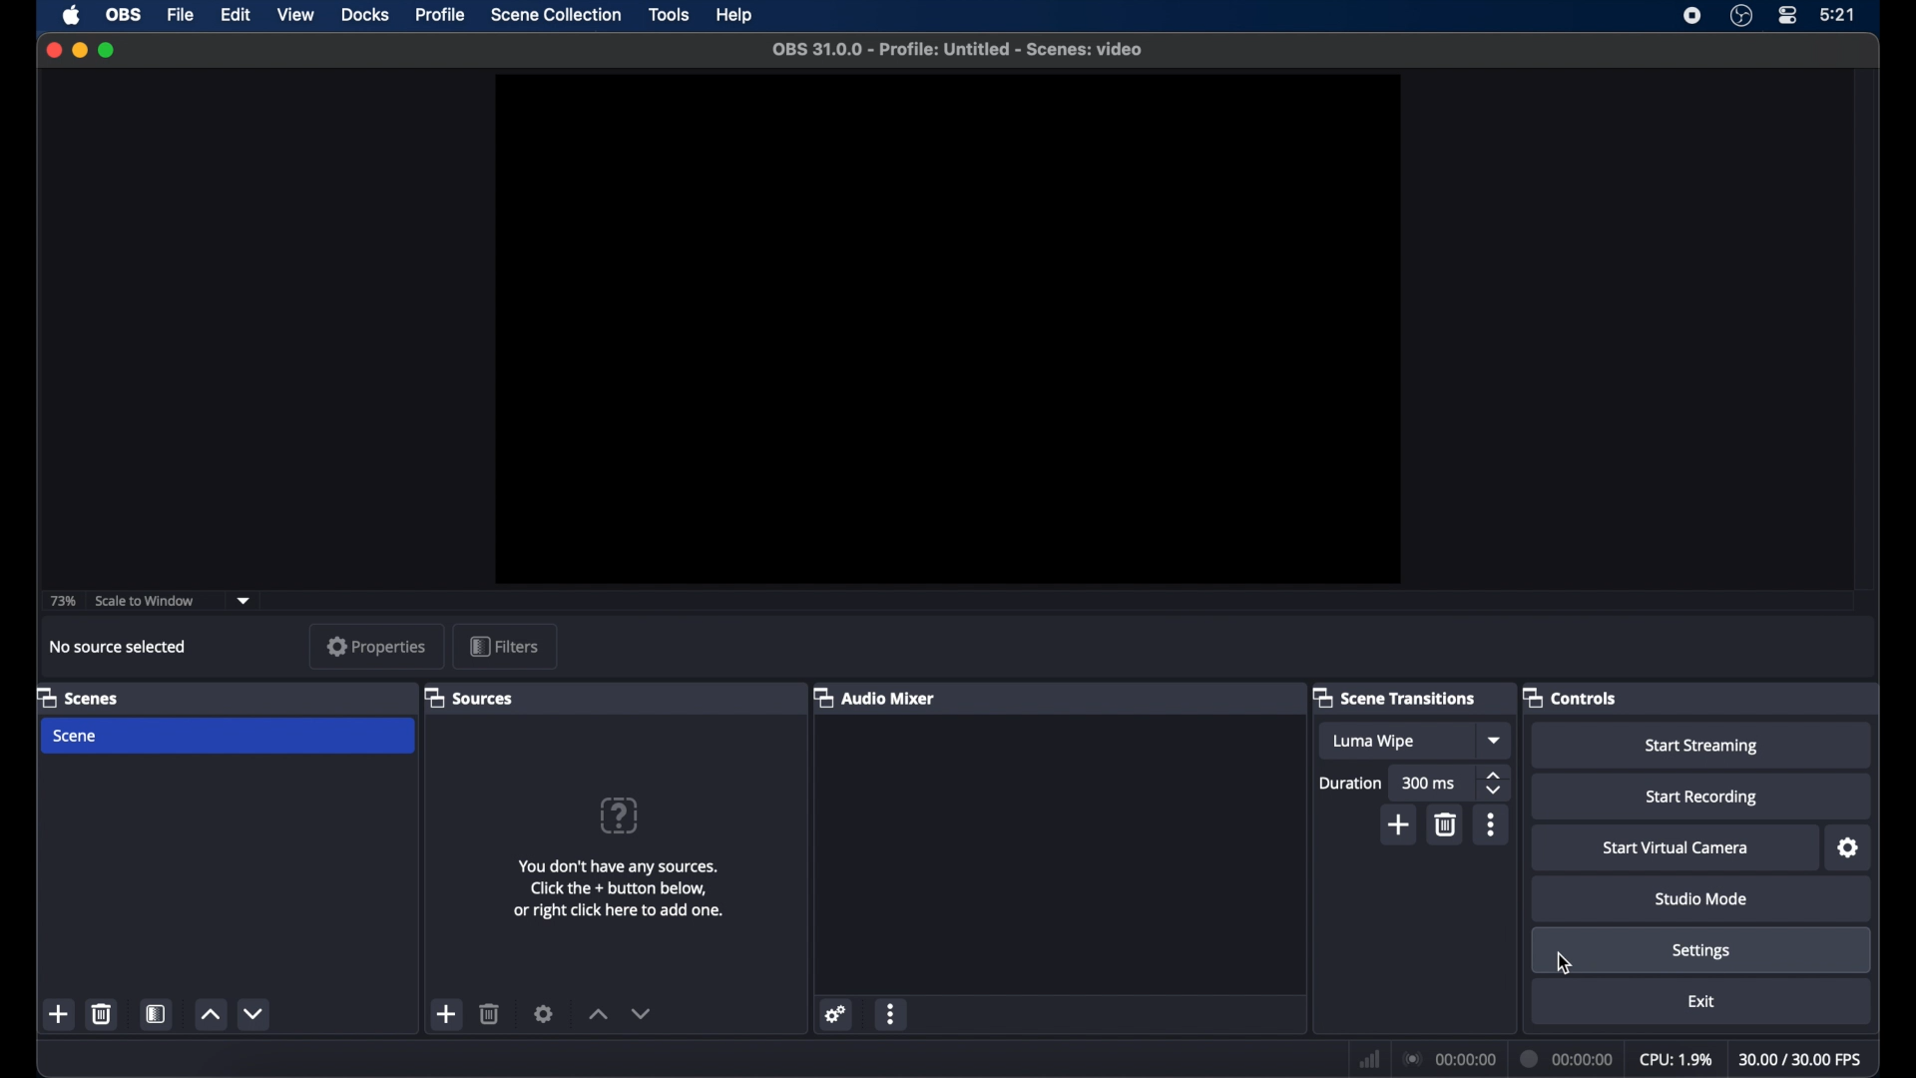 The height and width of the screenshot is (1078, 1916). I want to click on scene, so click(76, 736).